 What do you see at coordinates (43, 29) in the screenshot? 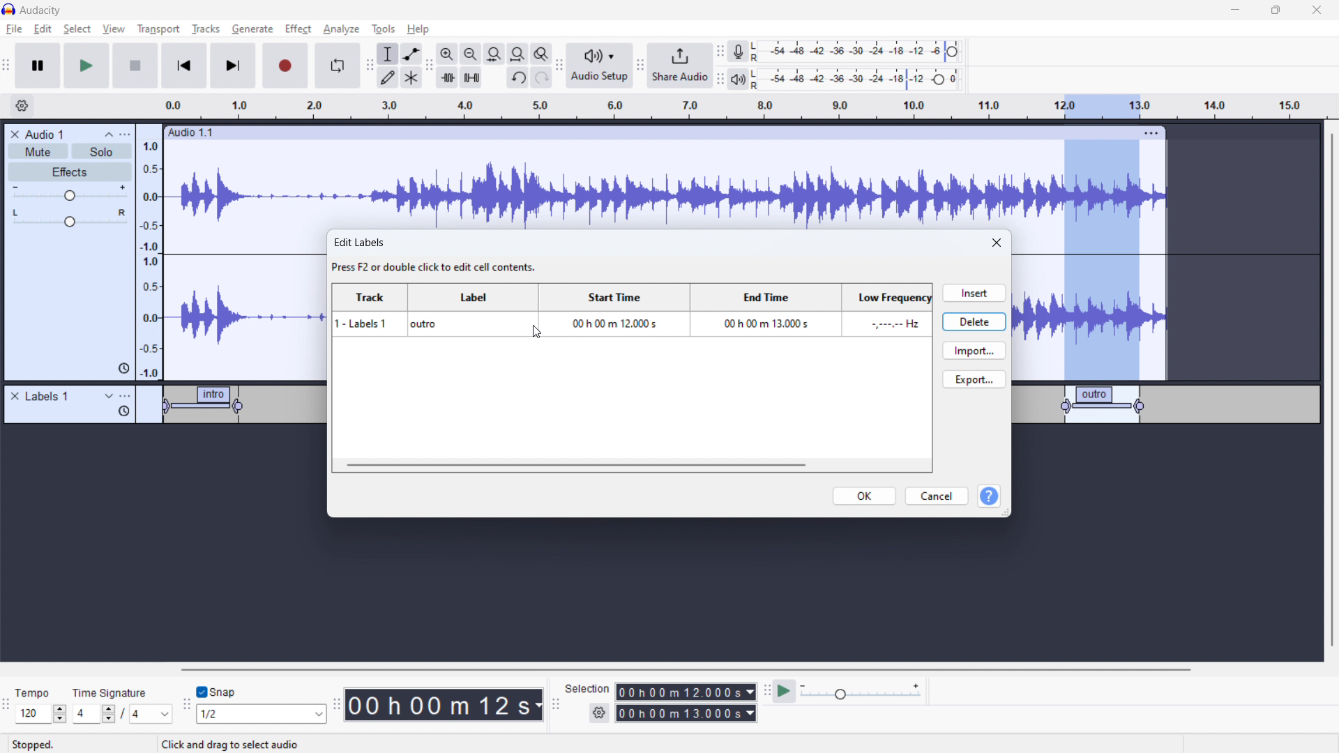
I see `edit` at bounding box center [43, 29].